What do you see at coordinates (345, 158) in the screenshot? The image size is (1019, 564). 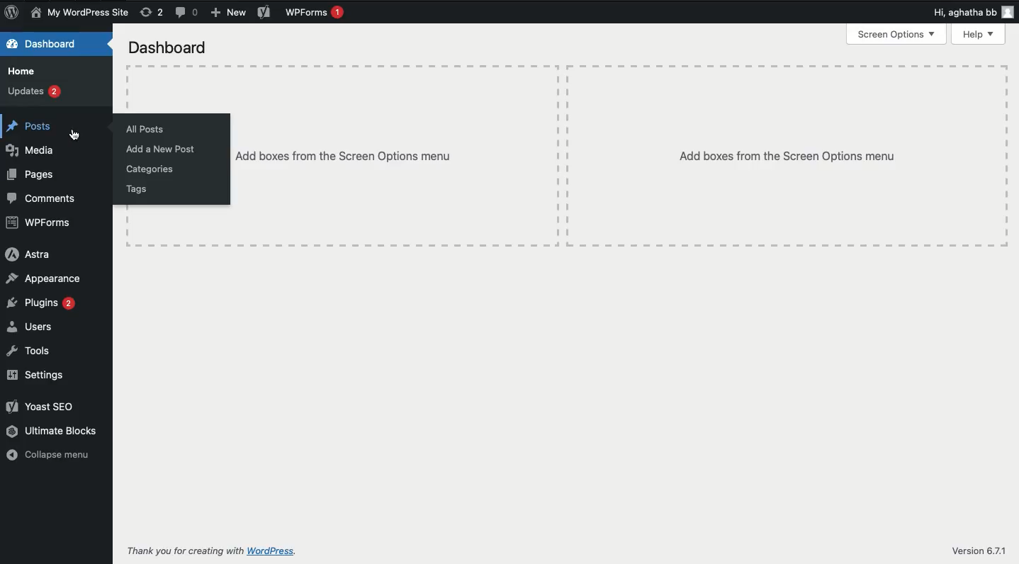 I see `Add boxes from the Screen options menu` at bounding box center [345, 158].